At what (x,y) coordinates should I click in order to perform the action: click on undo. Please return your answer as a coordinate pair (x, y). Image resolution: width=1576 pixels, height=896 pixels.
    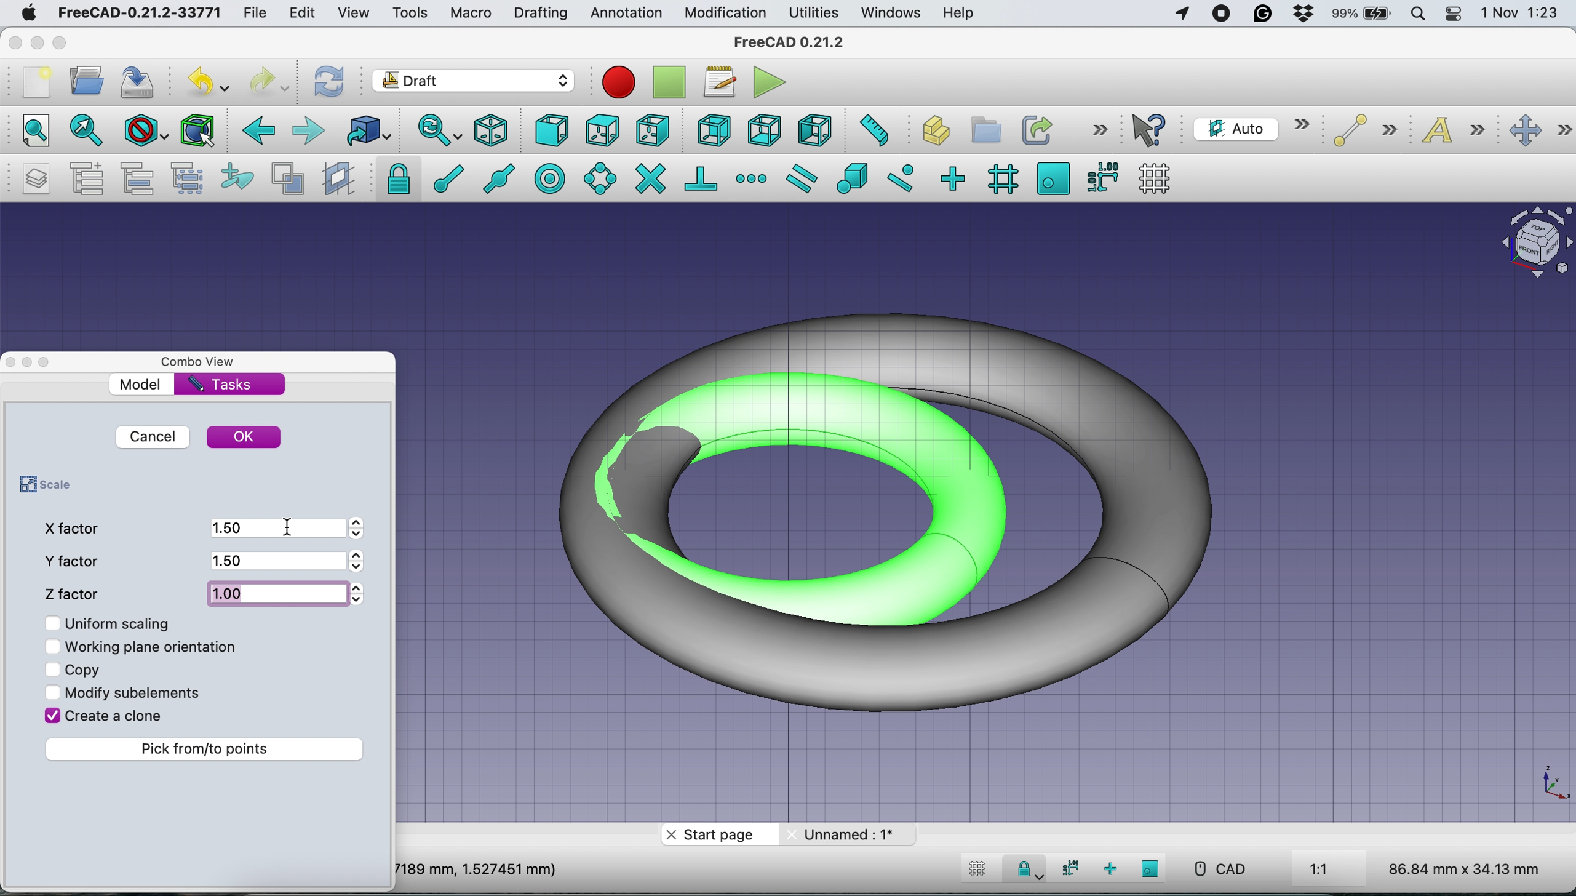
    Looking at the image, I should click on (207, 79).